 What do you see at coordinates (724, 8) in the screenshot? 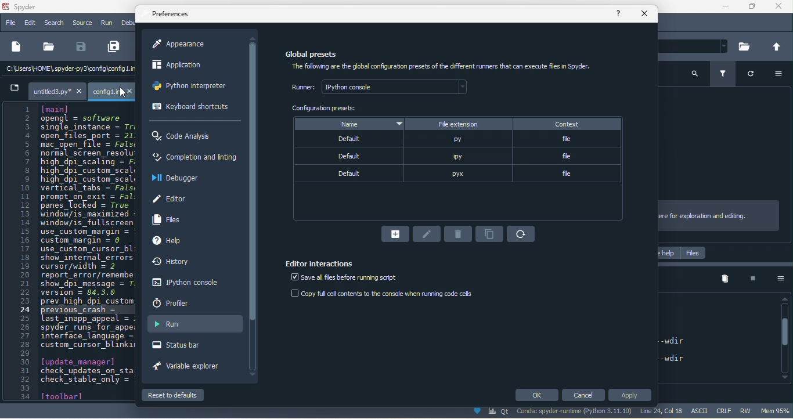
I see `minimize` at bounding box center [724, 8].